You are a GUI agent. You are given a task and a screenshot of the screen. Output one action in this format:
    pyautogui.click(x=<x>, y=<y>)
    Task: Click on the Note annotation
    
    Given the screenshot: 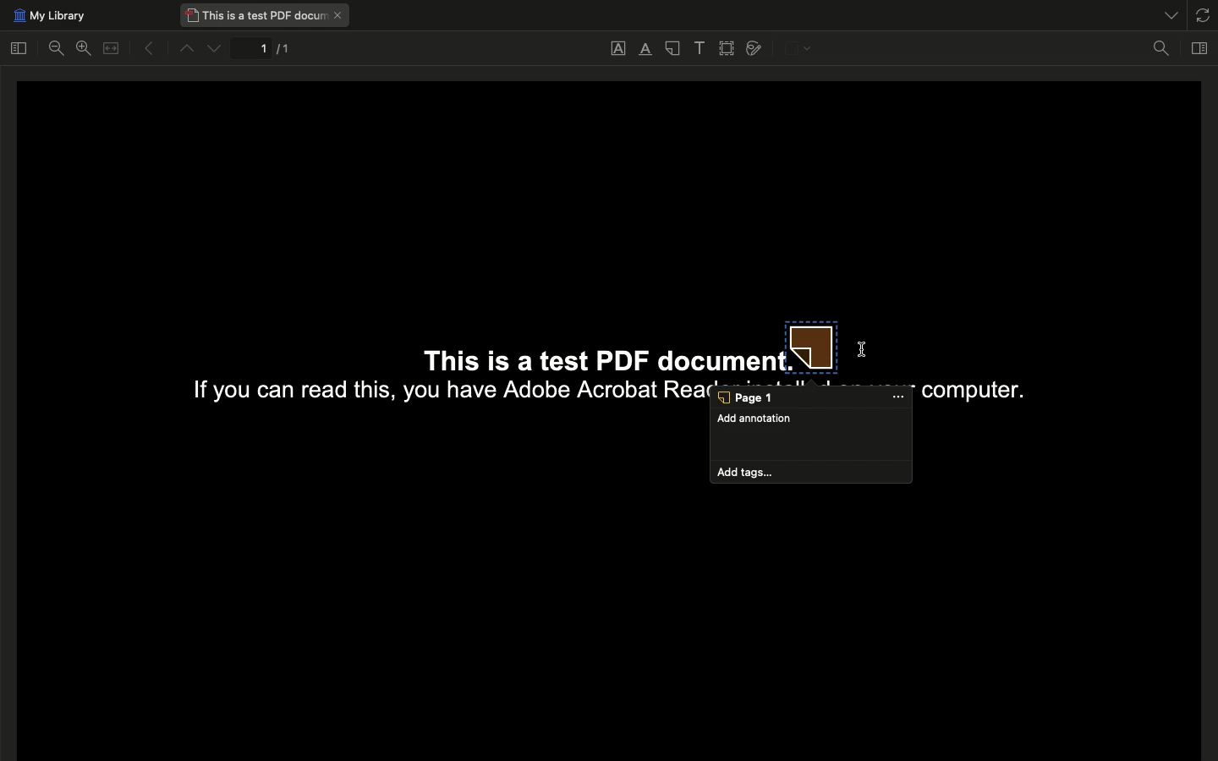 What is the action you would take?
    pyautogui.click(x=672, y=51)
    